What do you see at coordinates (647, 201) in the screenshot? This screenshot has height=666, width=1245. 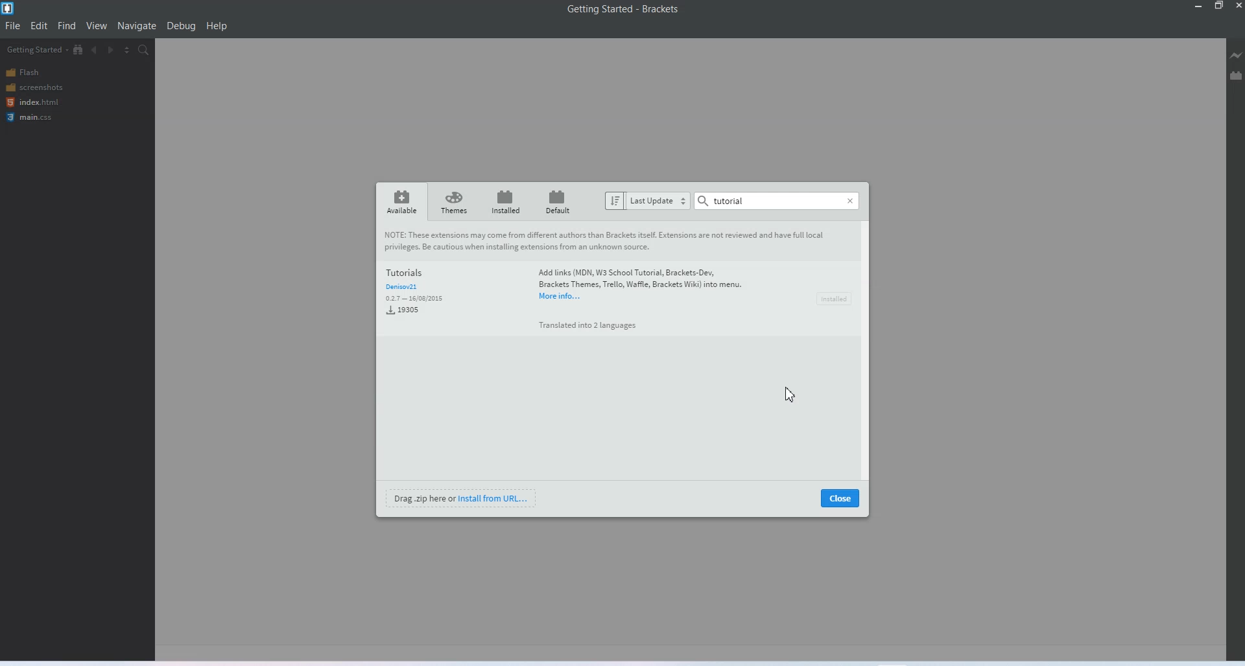 I see `Last Update` at bounding box center [647, 201].